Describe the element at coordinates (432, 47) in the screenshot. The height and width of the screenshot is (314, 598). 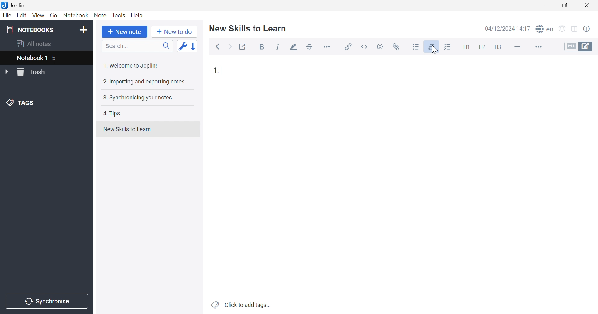
I see `Numbered list` at that location.